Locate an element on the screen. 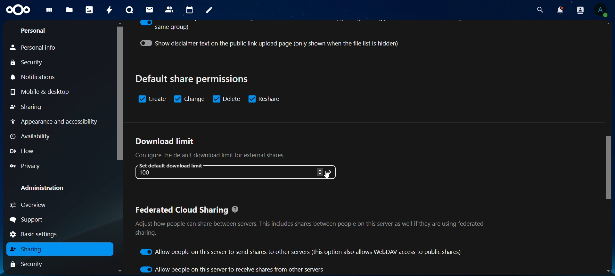 This screenshot has height=276, width=615. photos is located at coordinates (90, 10).